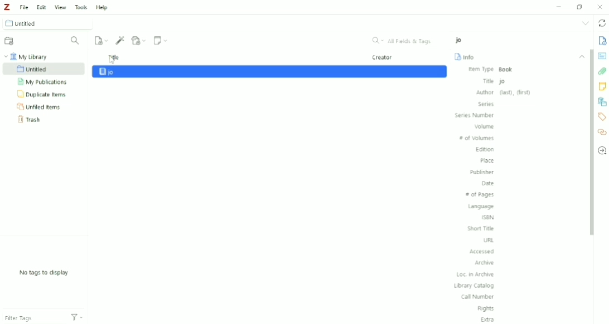 The image size is (609, 324). I want to click on Tools, so click(80, 6).